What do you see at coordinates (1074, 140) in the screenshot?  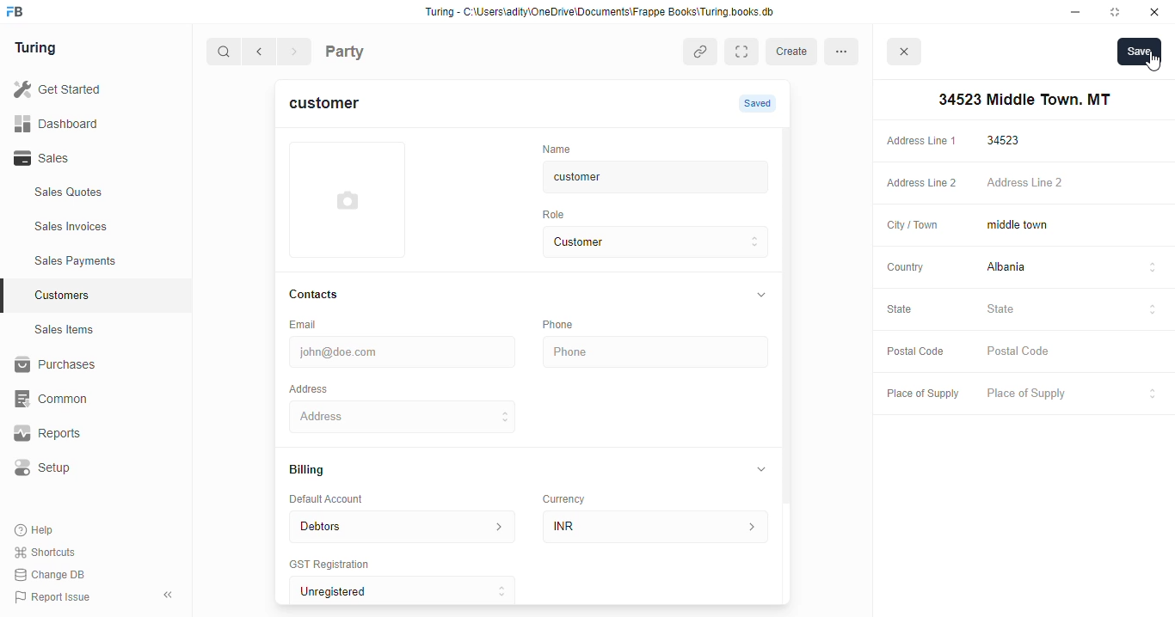 I see `34523` at bounding box center [1074, 140].